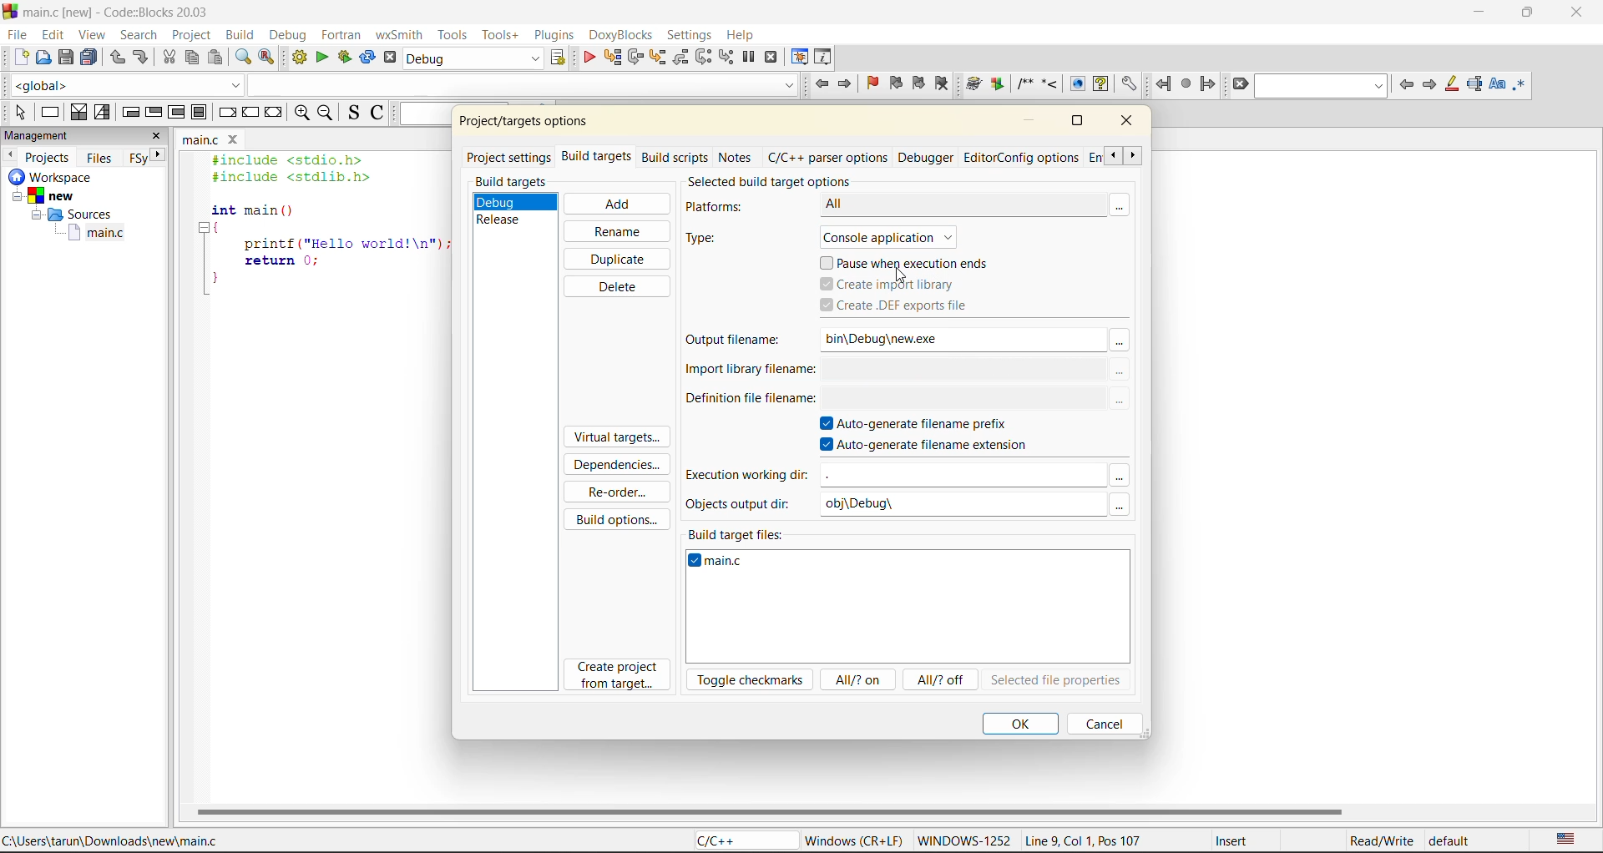 The width and height of the screenshot is (1603, 853). I want to click on $(TARGET_OUTPUT_DIR)$(TARGET_OUTPUT_BASEN . |, so click(961, 400).